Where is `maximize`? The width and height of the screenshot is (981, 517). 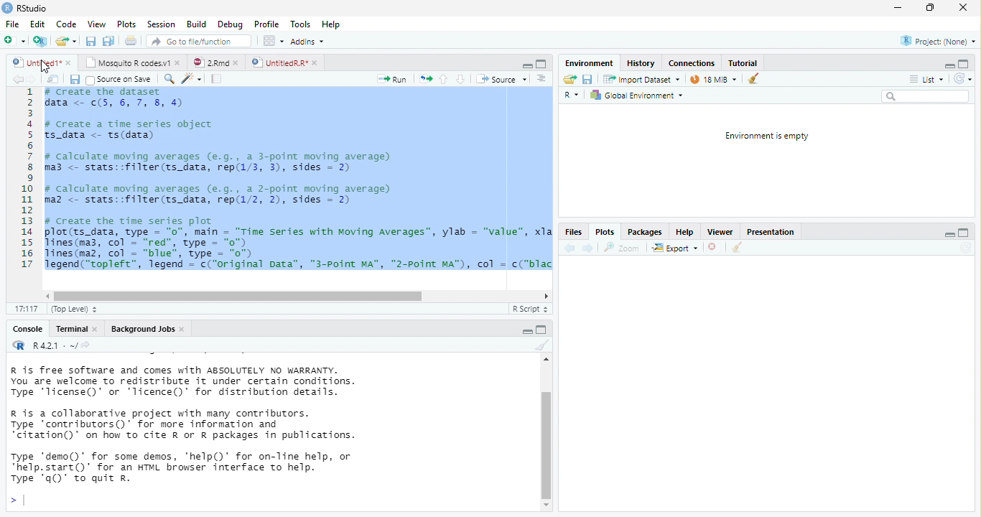 maximize is located at coordinates (541, 64).